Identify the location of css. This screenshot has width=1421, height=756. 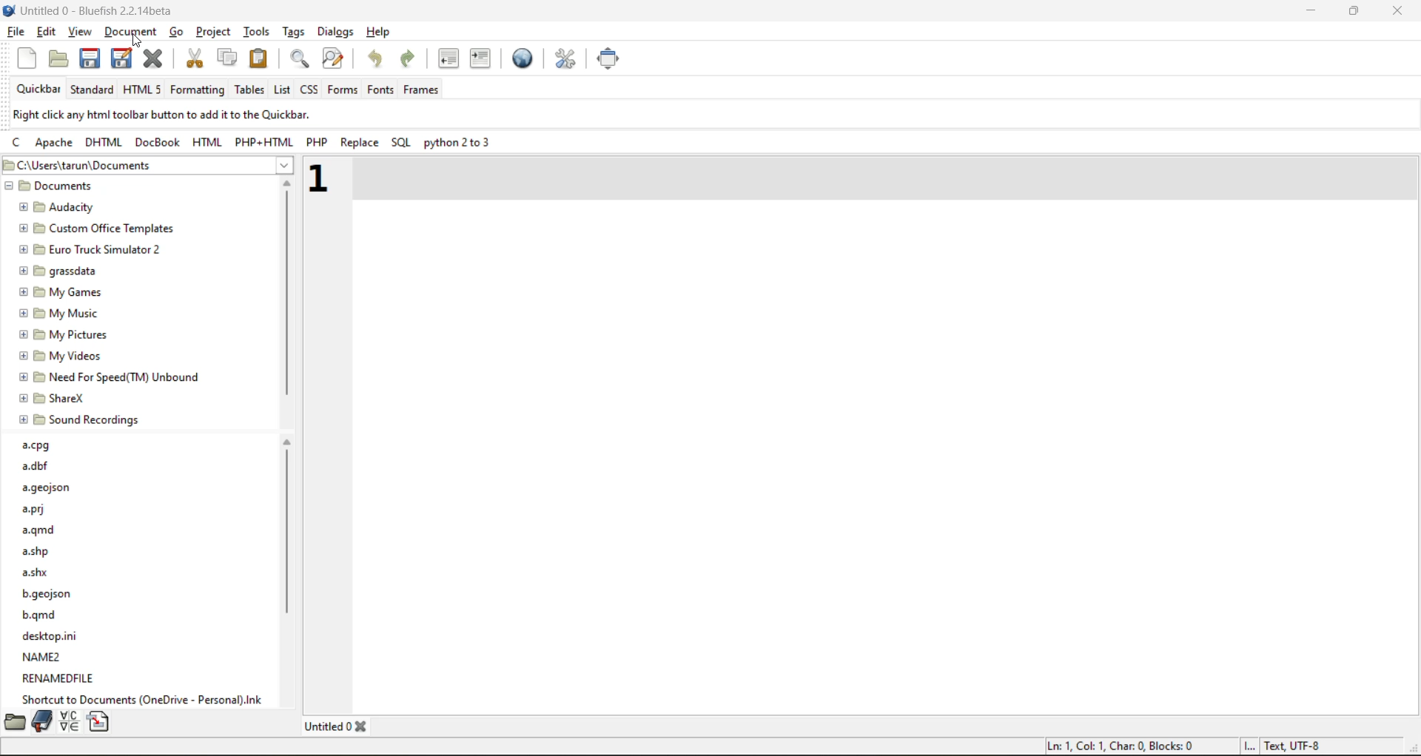
(311, 90).